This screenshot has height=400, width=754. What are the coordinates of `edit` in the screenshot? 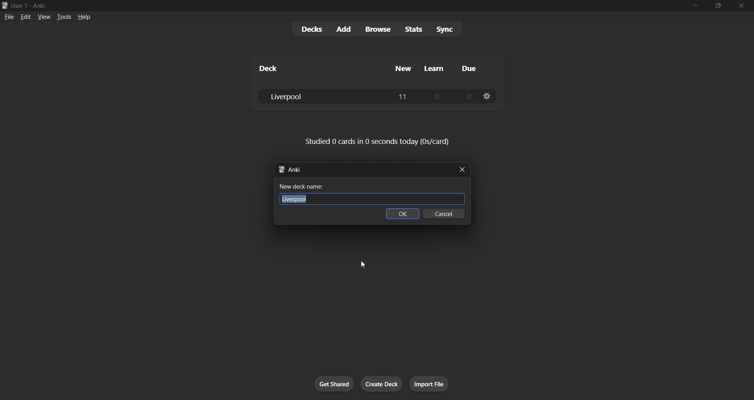 It's located at (26, 16).